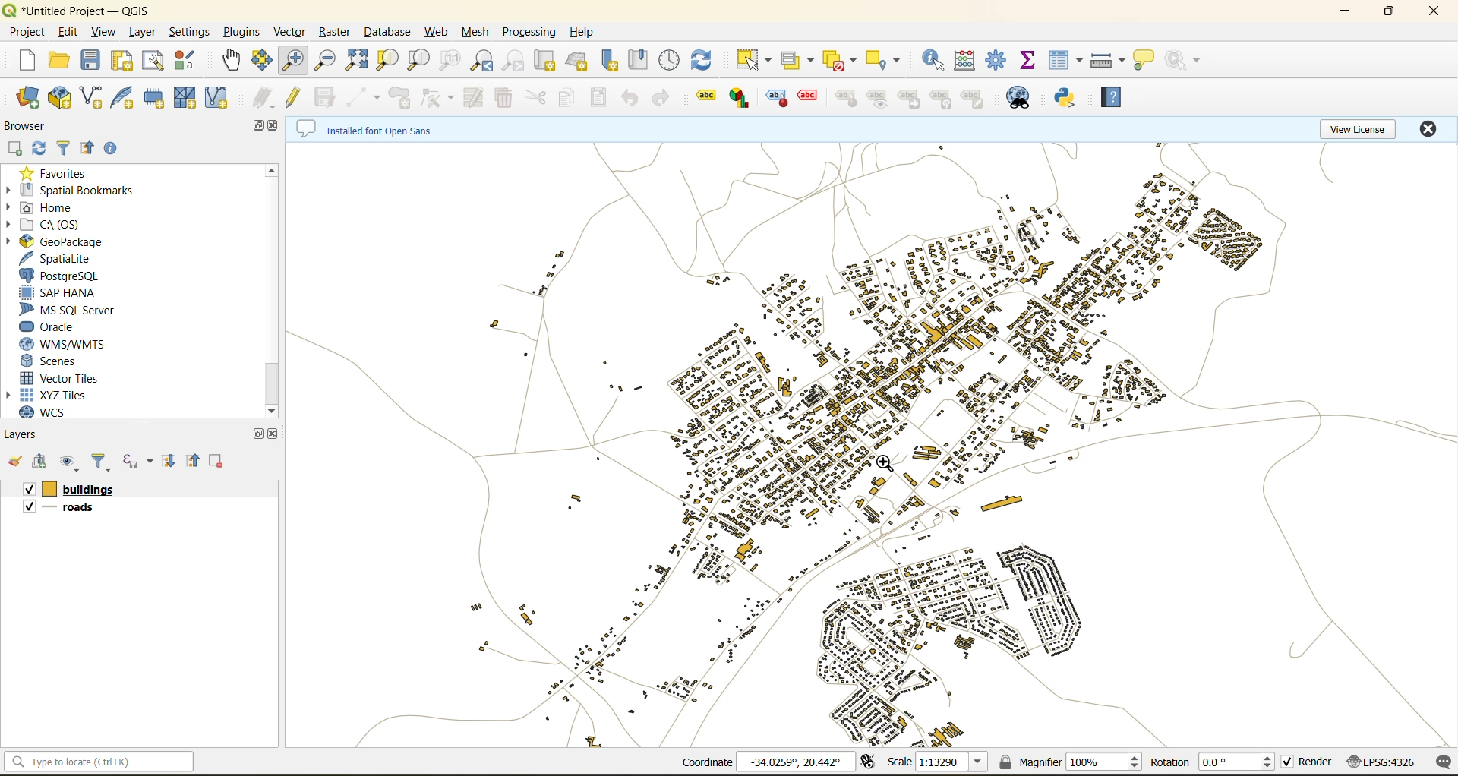 The height and width of the screenshot is (776, 1458). What do you see at coordinates (53, 364) in the screenshot?
I see `scenes` at bounding box center [53, 364].